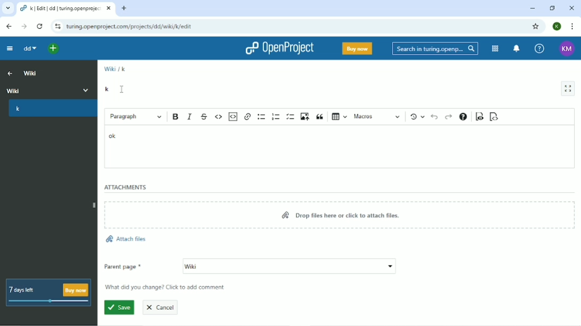  I want to click on Expand, so click(93, 203).